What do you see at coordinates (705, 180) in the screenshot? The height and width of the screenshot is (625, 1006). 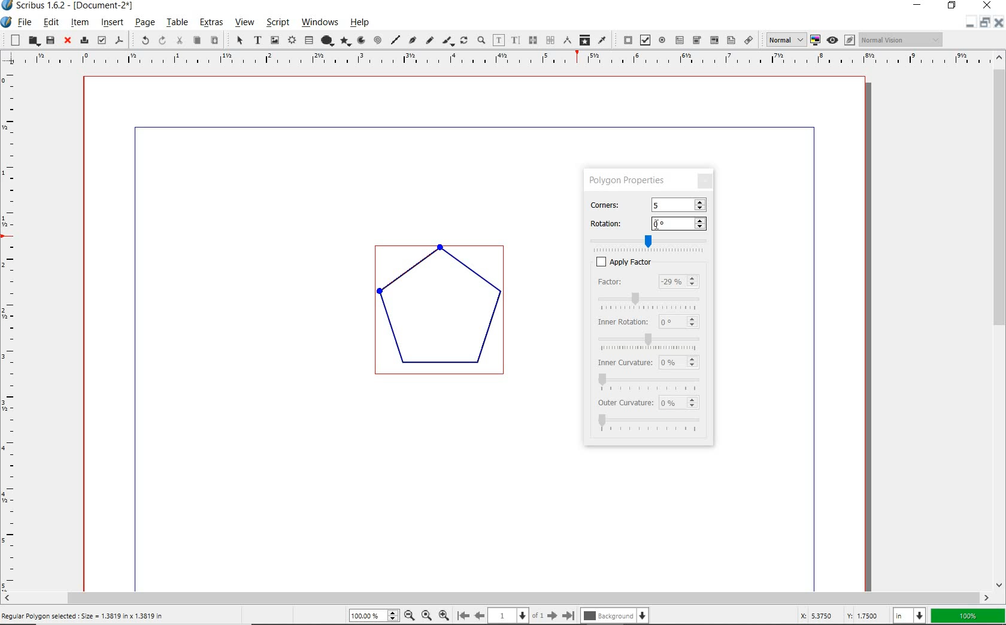 I see `CLOSE` at bounding box center [705, 180].